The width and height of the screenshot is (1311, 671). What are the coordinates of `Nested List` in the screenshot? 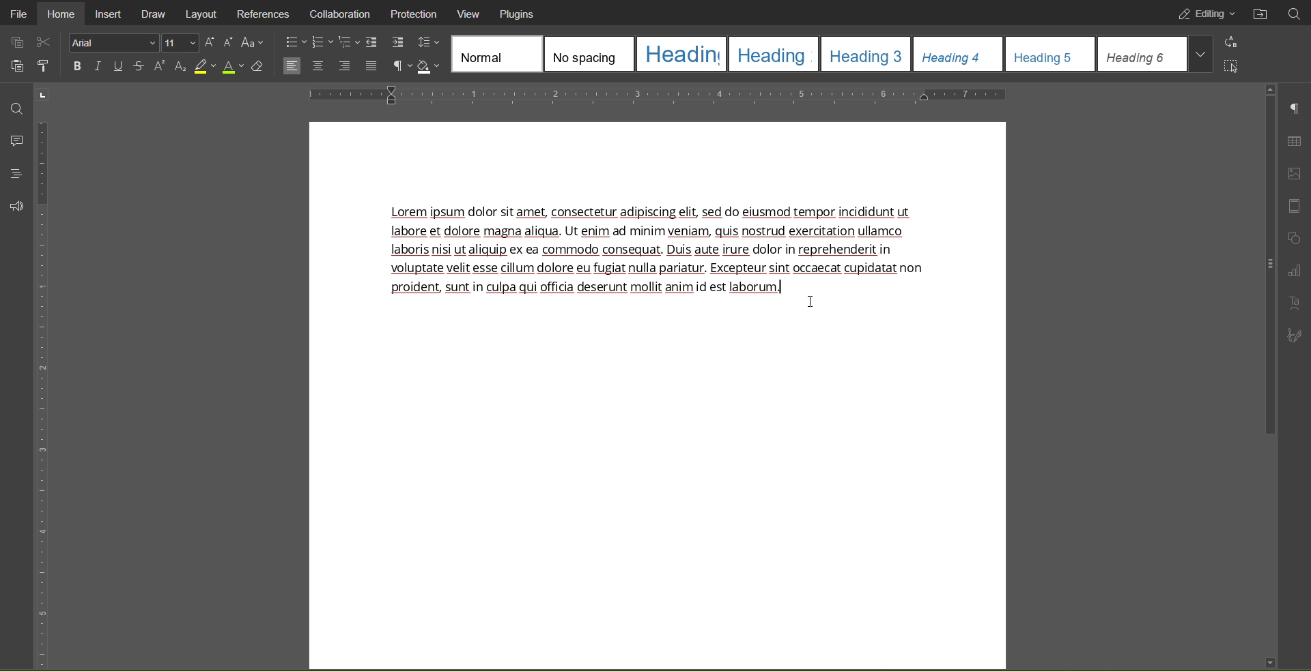 It's located at (350, 42).